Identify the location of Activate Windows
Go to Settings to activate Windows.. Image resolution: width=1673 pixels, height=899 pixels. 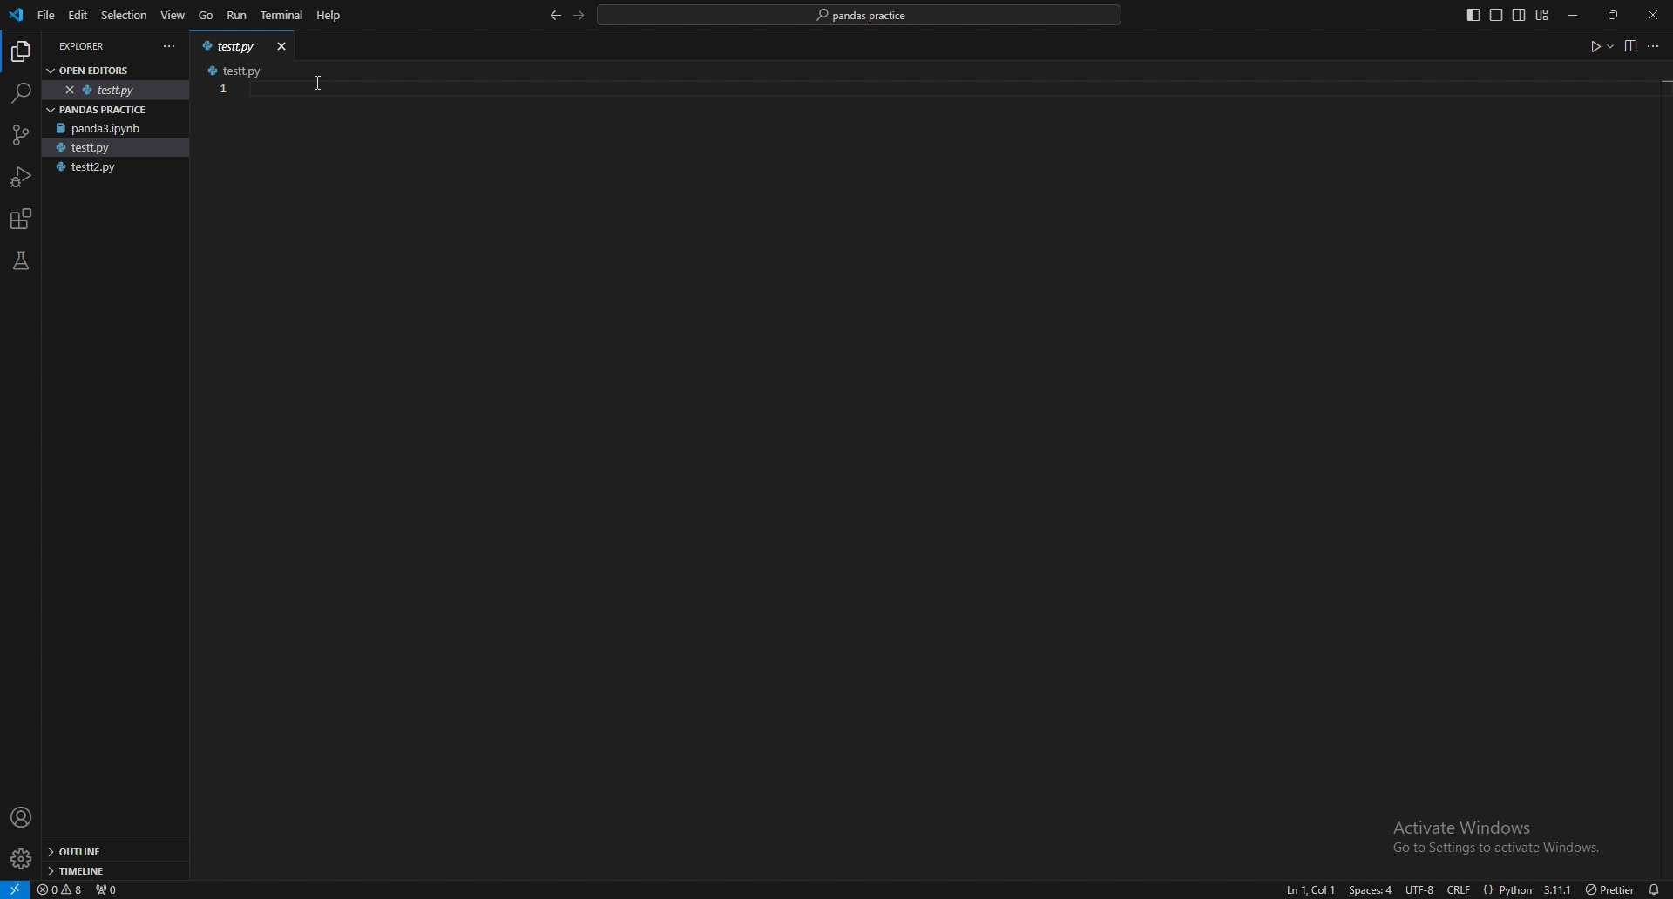
(1490, 835).